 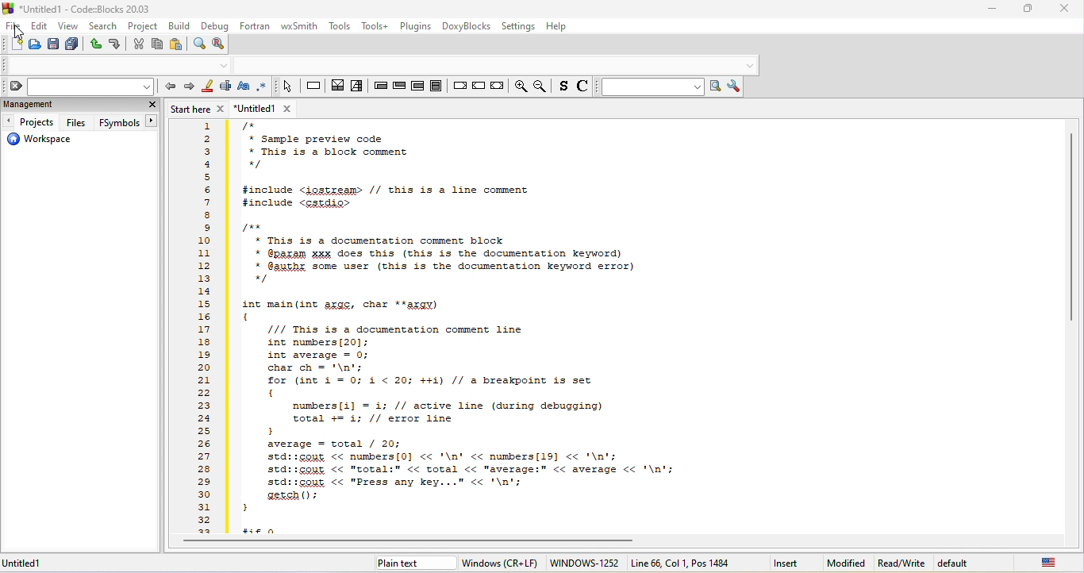 What do you see at coordinates (542, 87) in the screenshot?
I see `zoom out` at bounding box center [542, 87].